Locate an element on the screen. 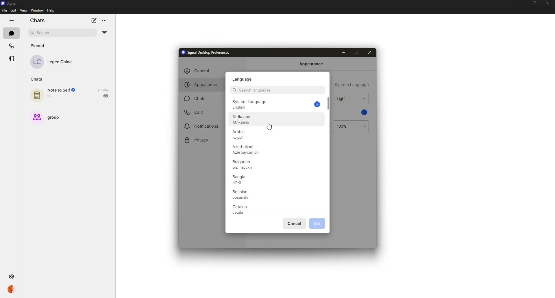 The width and height of the screenshot is (555, 298). filter is located at coordinates (105, 32).